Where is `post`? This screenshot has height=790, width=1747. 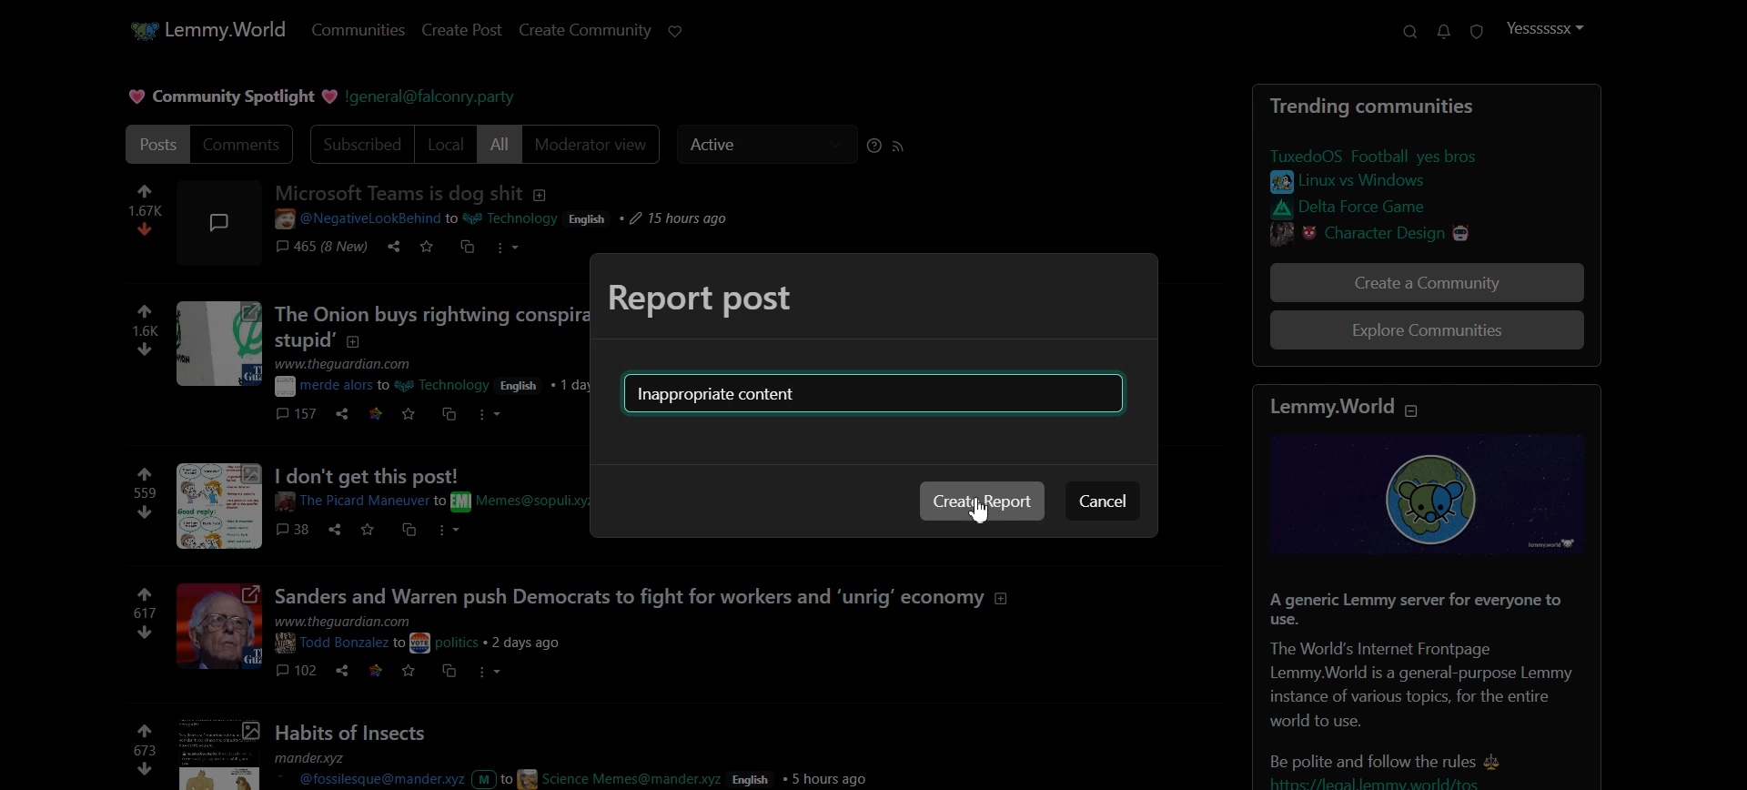
post is located at coordinates (522, 206).